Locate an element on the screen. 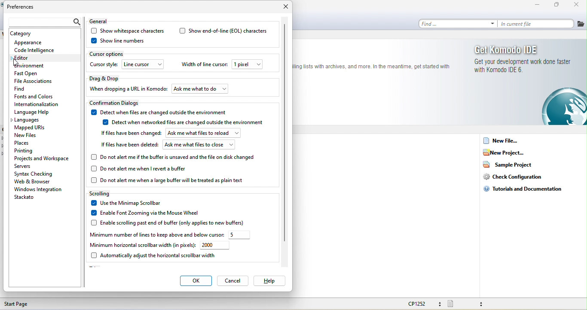 The height and width of the screenshot is (310, 587). 2000 is located at coordinates (216, 246).